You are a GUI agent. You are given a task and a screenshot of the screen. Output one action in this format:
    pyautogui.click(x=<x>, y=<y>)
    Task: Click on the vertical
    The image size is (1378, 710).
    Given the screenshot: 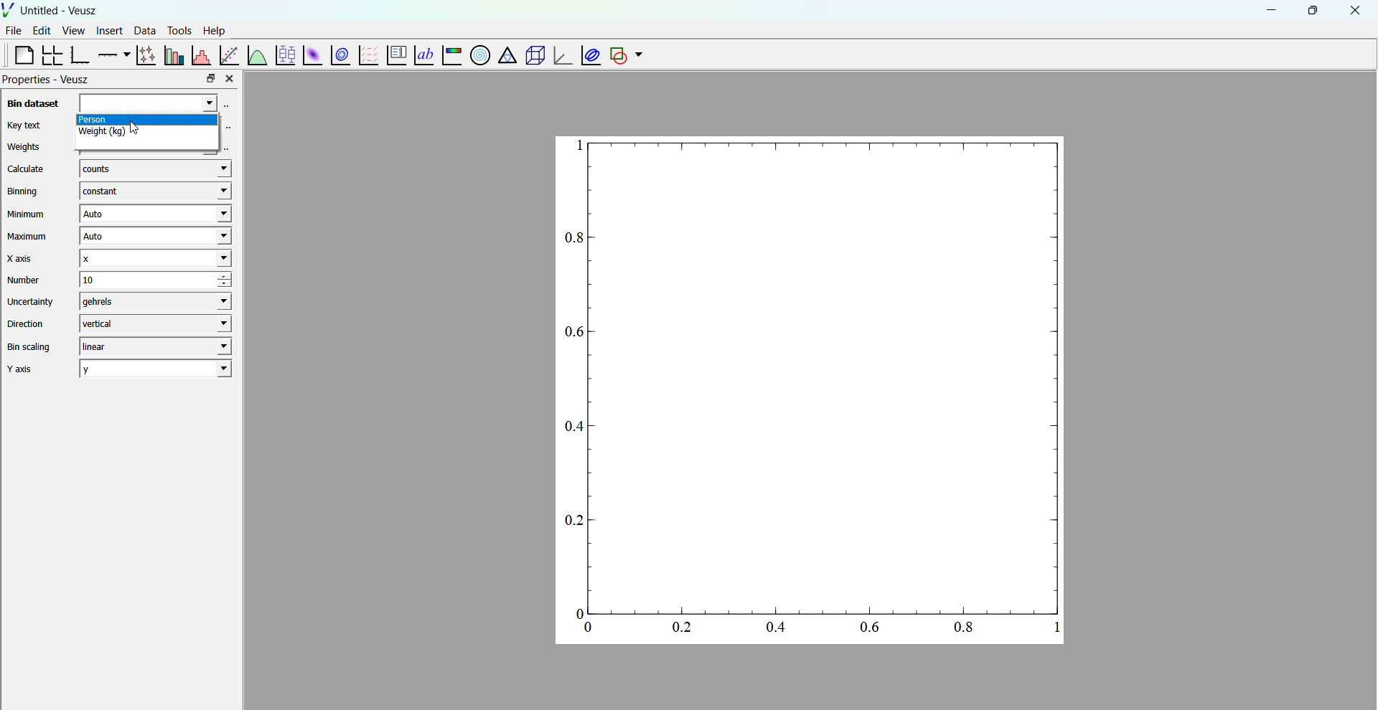 What is the action you would take?
    pyautogui.click(x=154, y=323)
    